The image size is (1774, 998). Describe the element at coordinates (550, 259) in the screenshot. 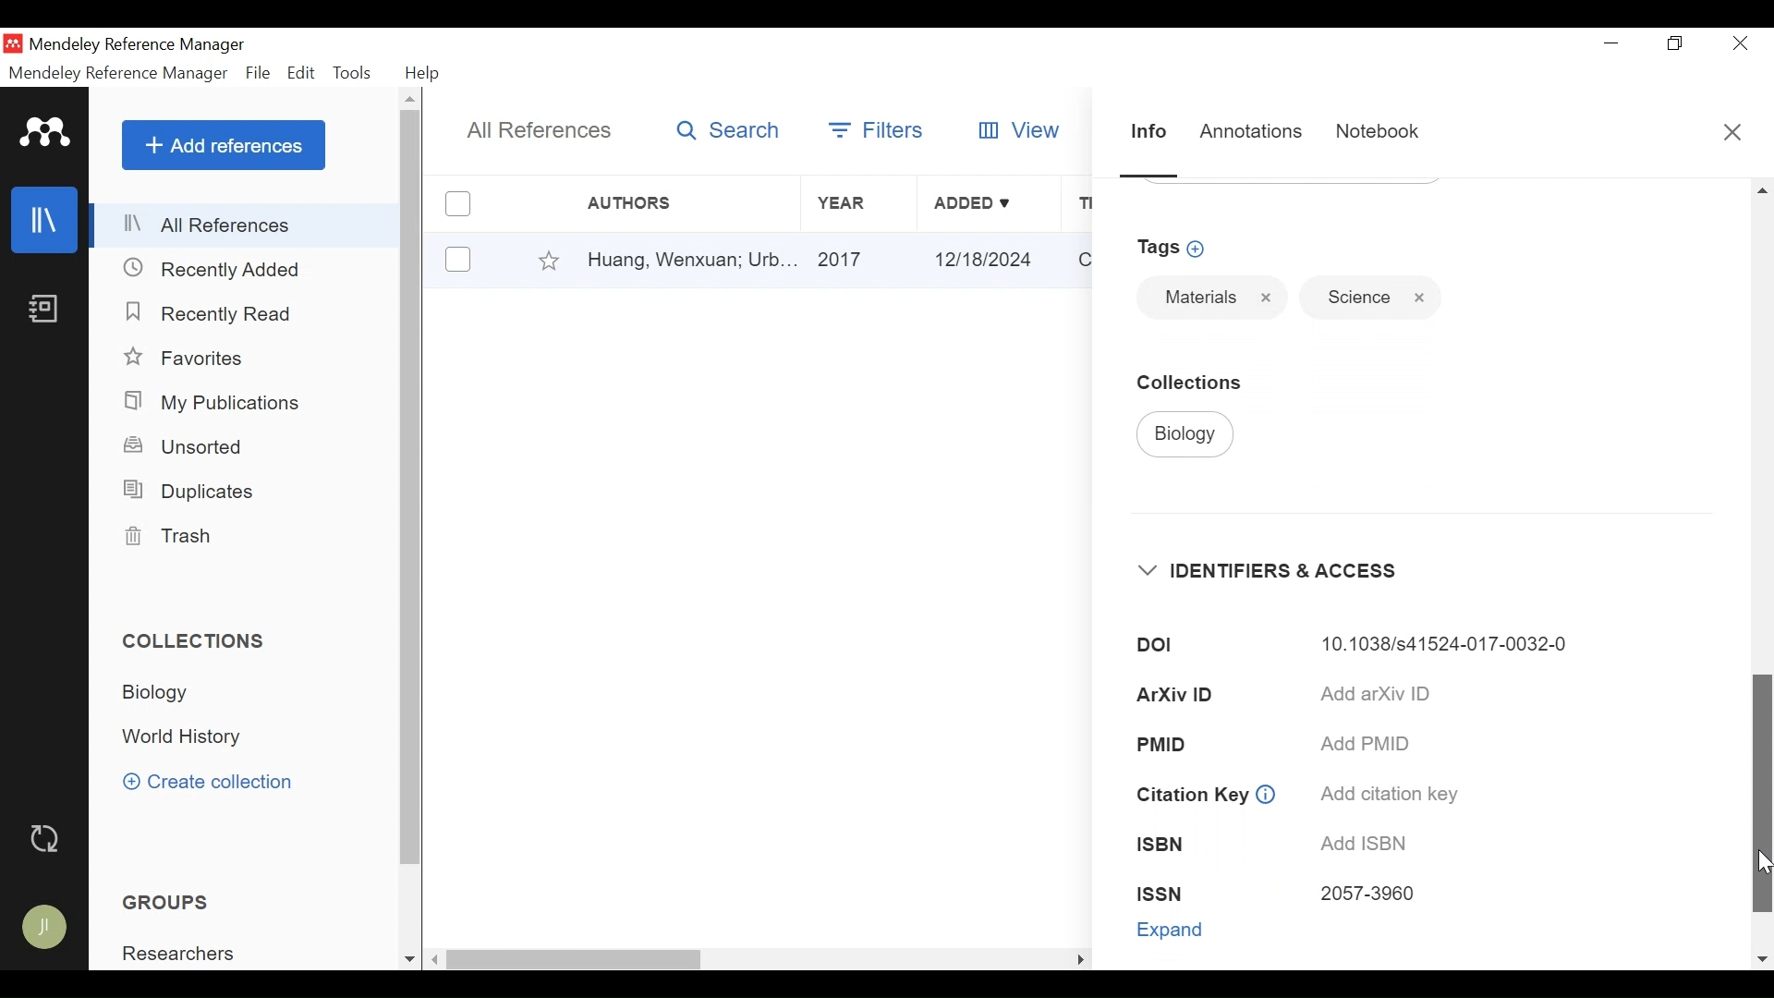

I see `Favorites` at that location.